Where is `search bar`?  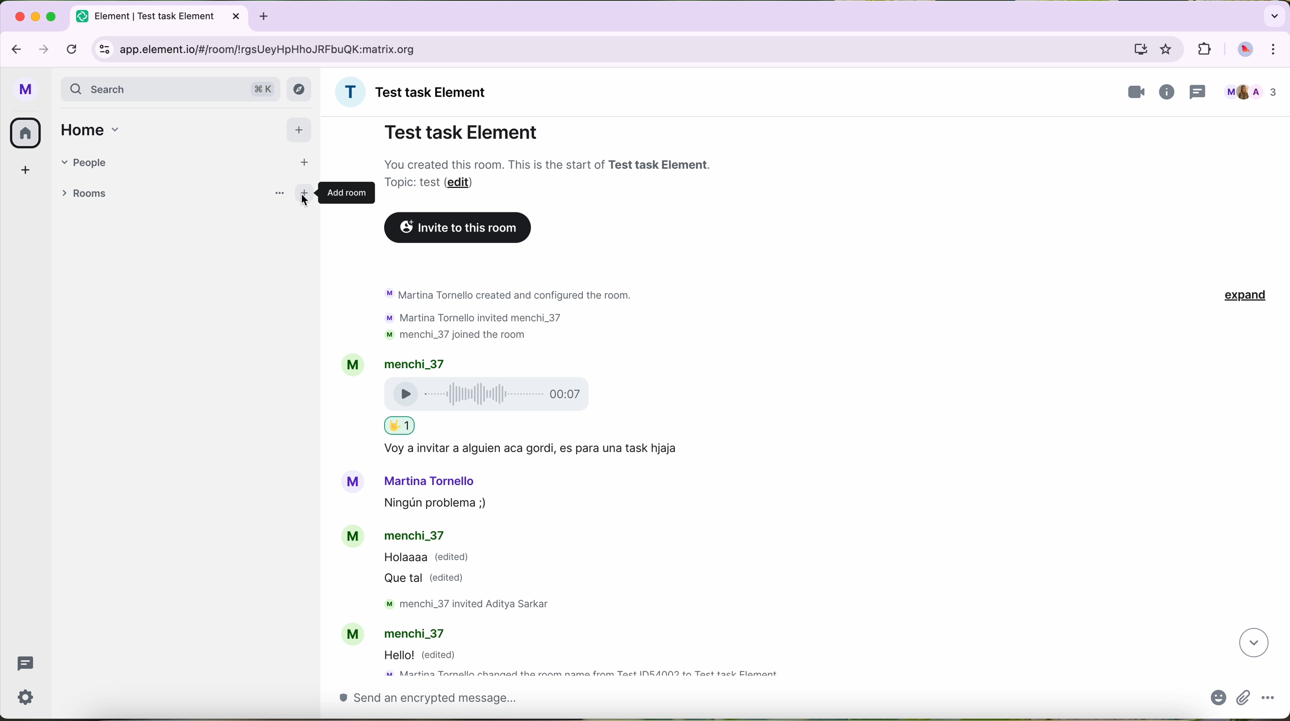 search bar is located at coordinates (171, 90).